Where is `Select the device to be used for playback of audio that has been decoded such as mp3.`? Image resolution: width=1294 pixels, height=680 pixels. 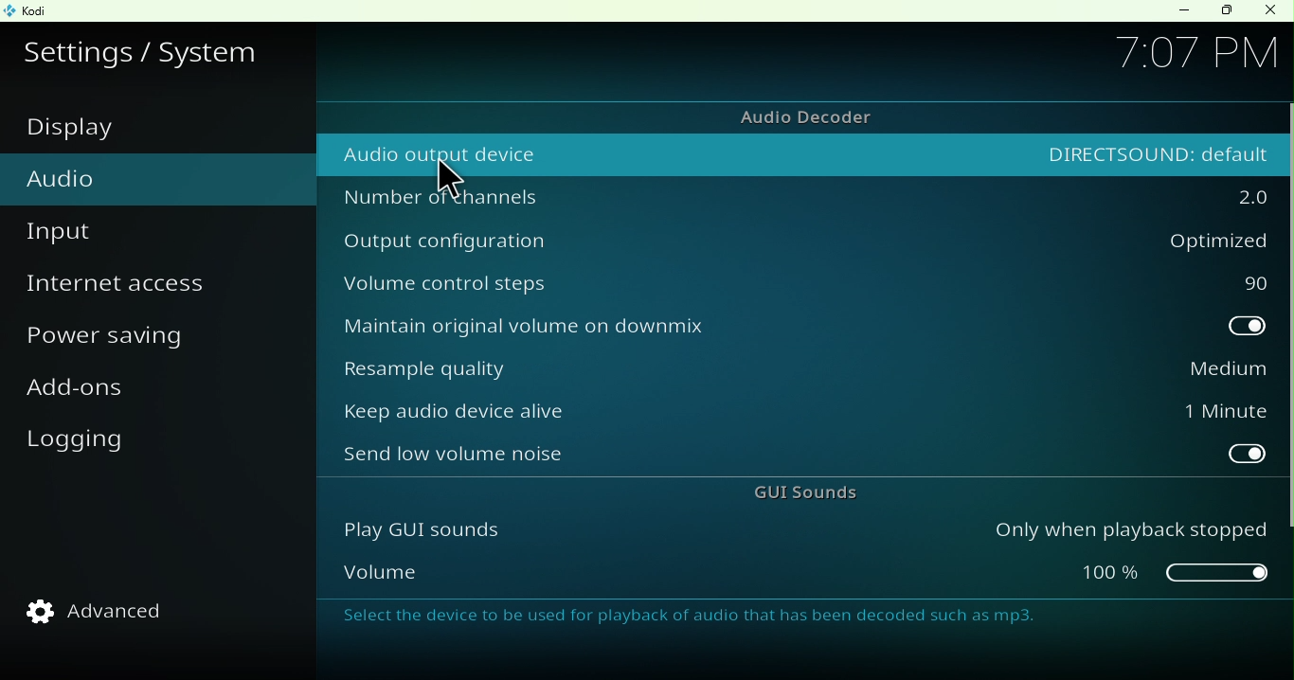 Select the device to be used for playback of audio that has been decoded such as mp3. is located at coordinates (783, 617).